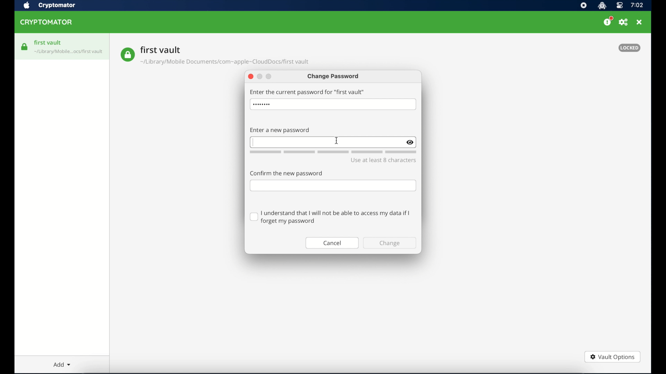 Image resolution: width=666 pixels, height=374 pixels. What do you see at coordinates (602, 6) in the screenshot?
I see `cryptomator icon` at bounding box center [602, 6].